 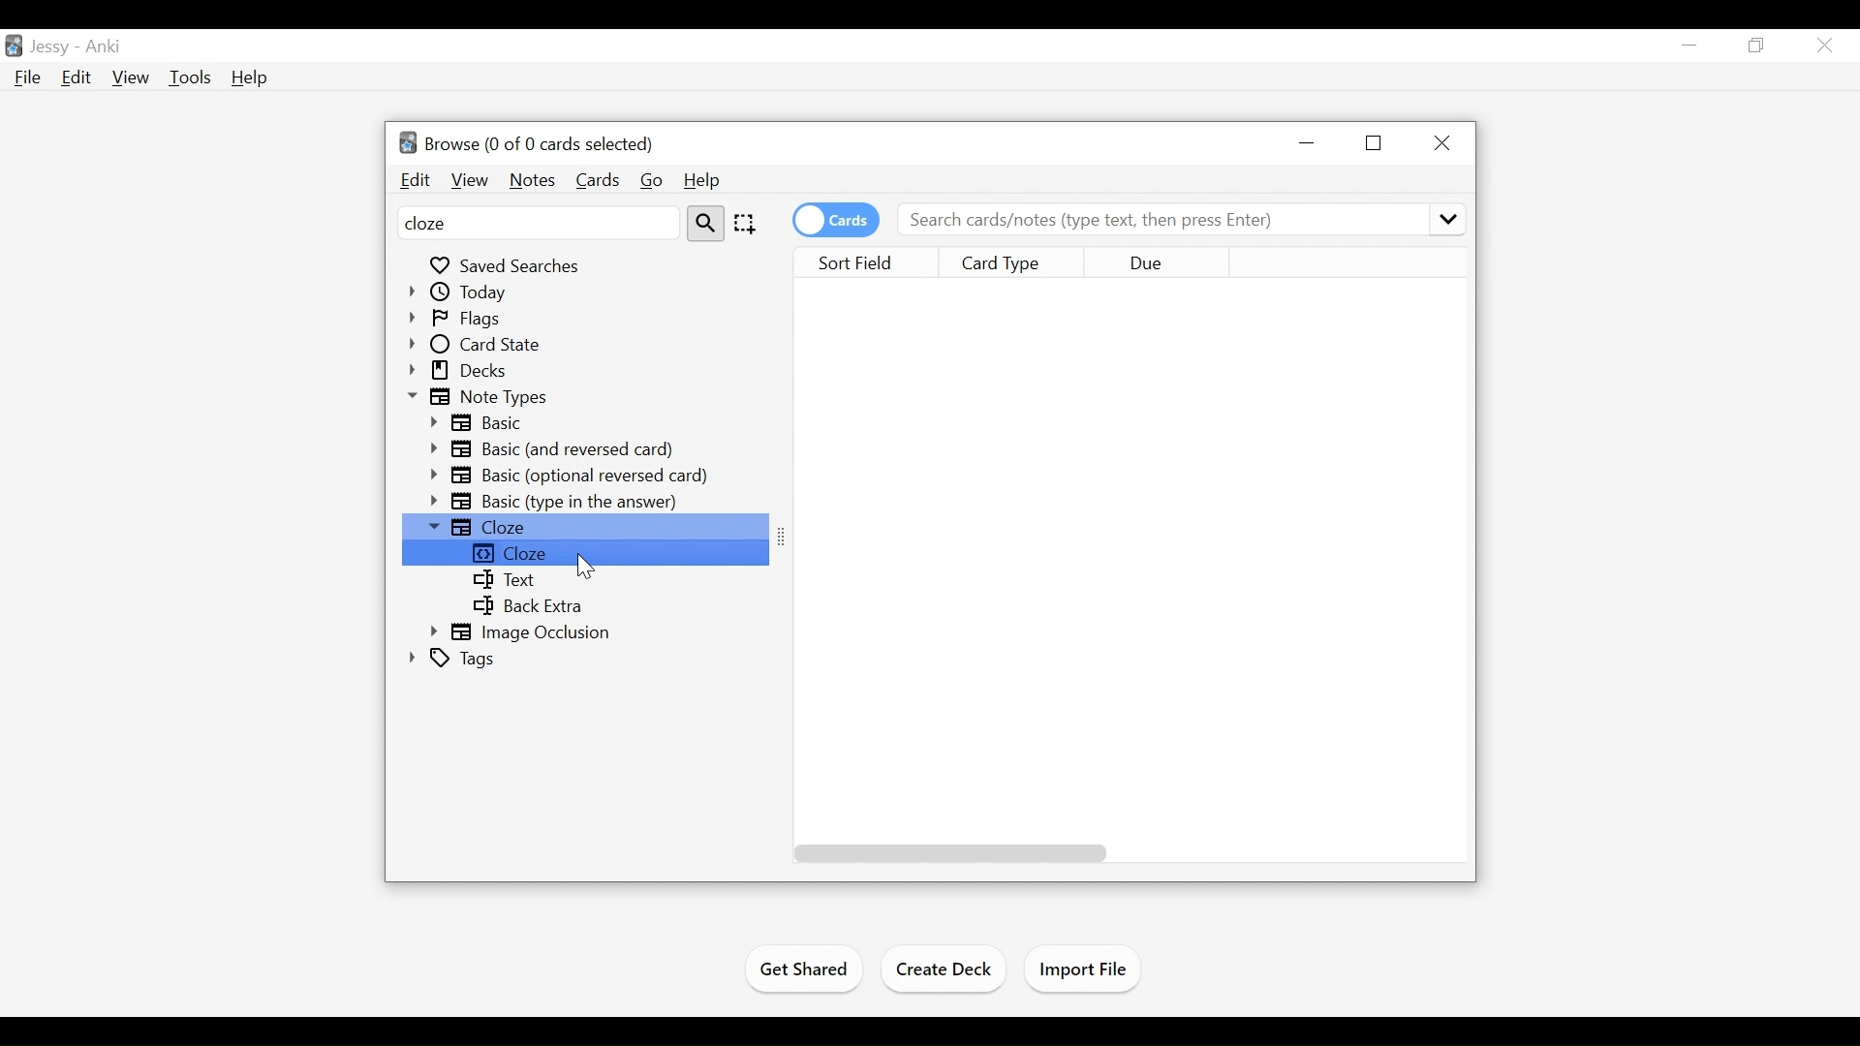 I want to click on Help, so click(x=248, y=77).